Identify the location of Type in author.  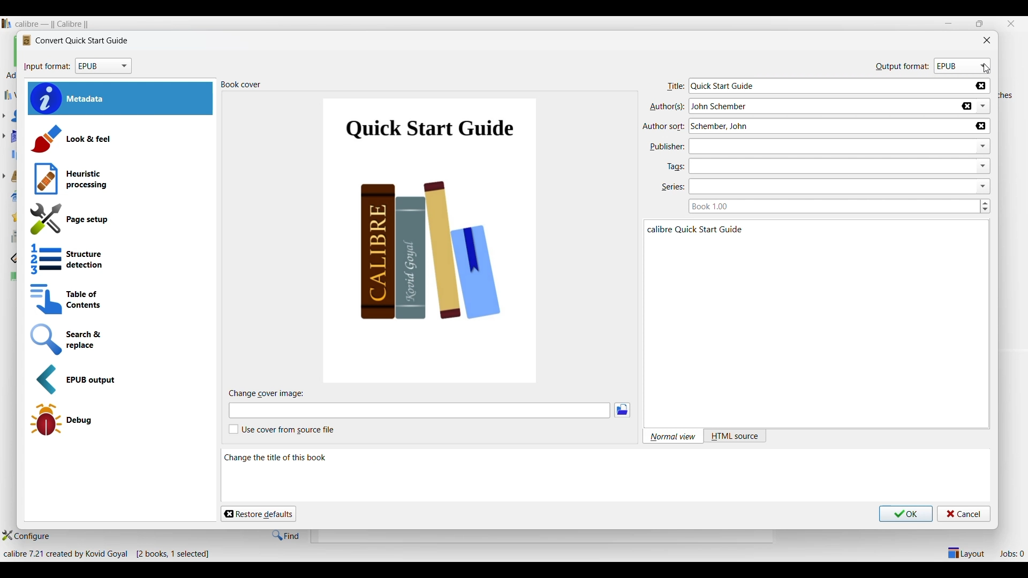
(807, 126).